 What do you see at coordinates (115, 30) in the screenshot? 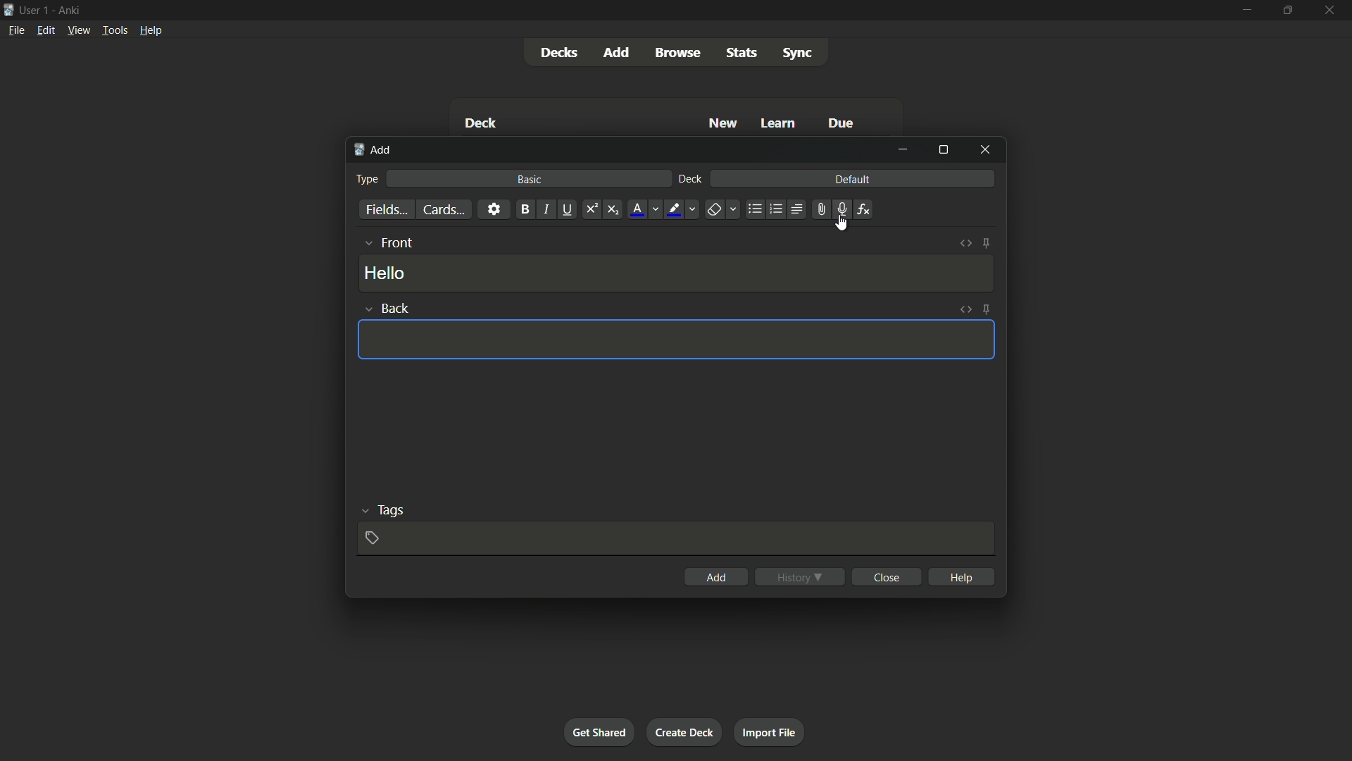
I see `tools menu` at bounding box center [115, 30].